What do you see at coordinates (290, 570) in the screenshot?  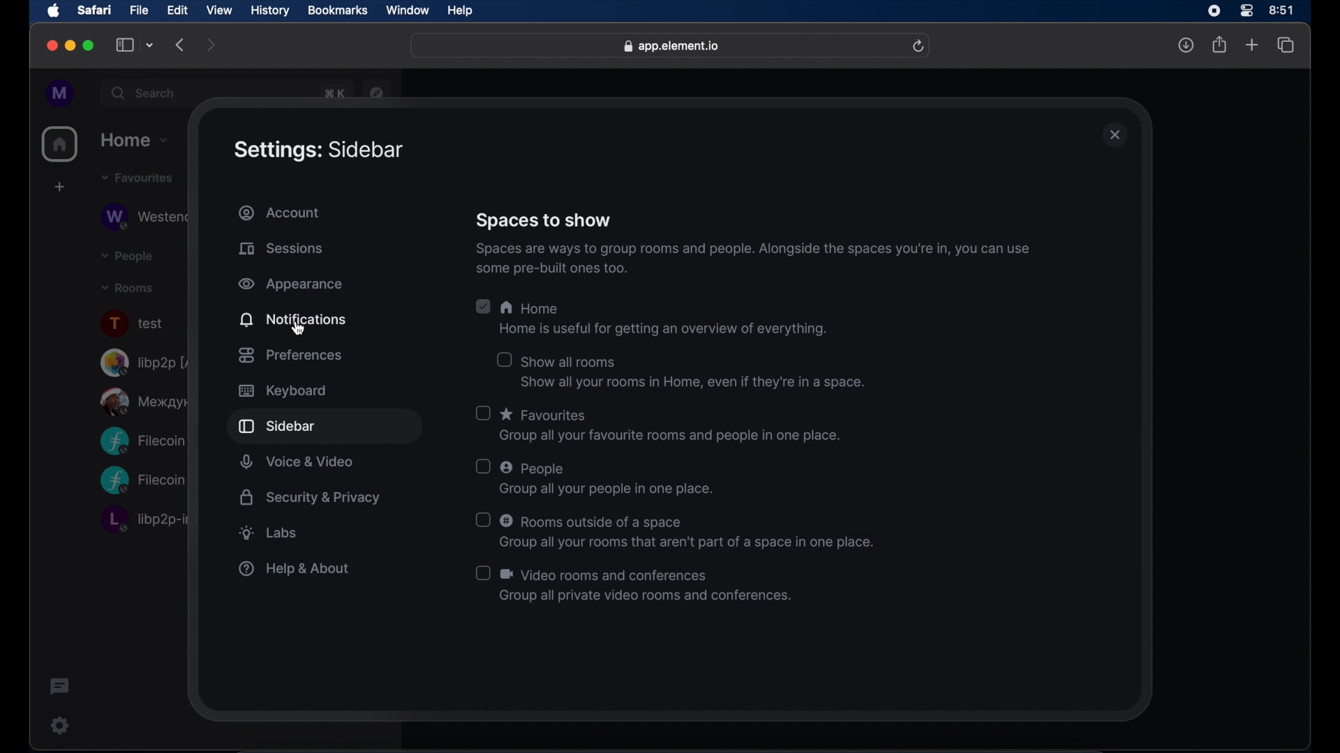 I see `help & about` at bounding box center [290, 570].